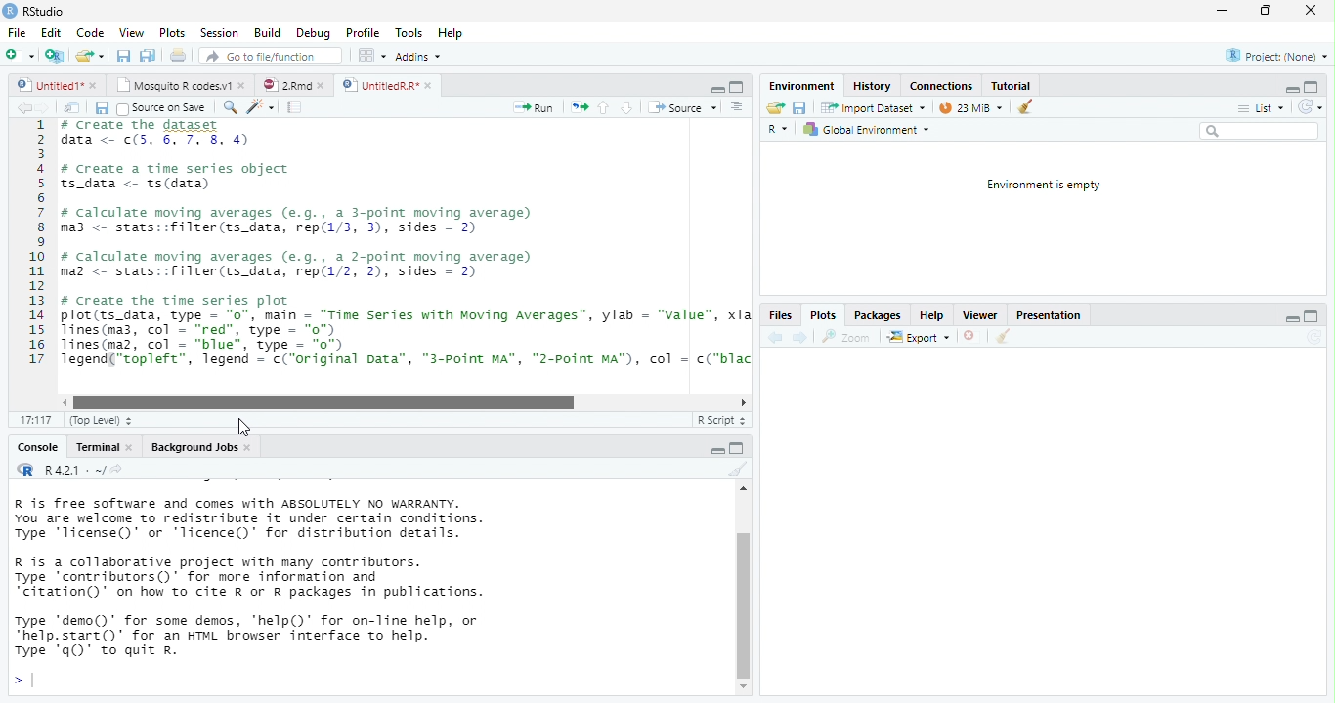  What do you see at coordinates (717, 90) in the screenshot?
I see `minimize` at bounding box center [717, 90].